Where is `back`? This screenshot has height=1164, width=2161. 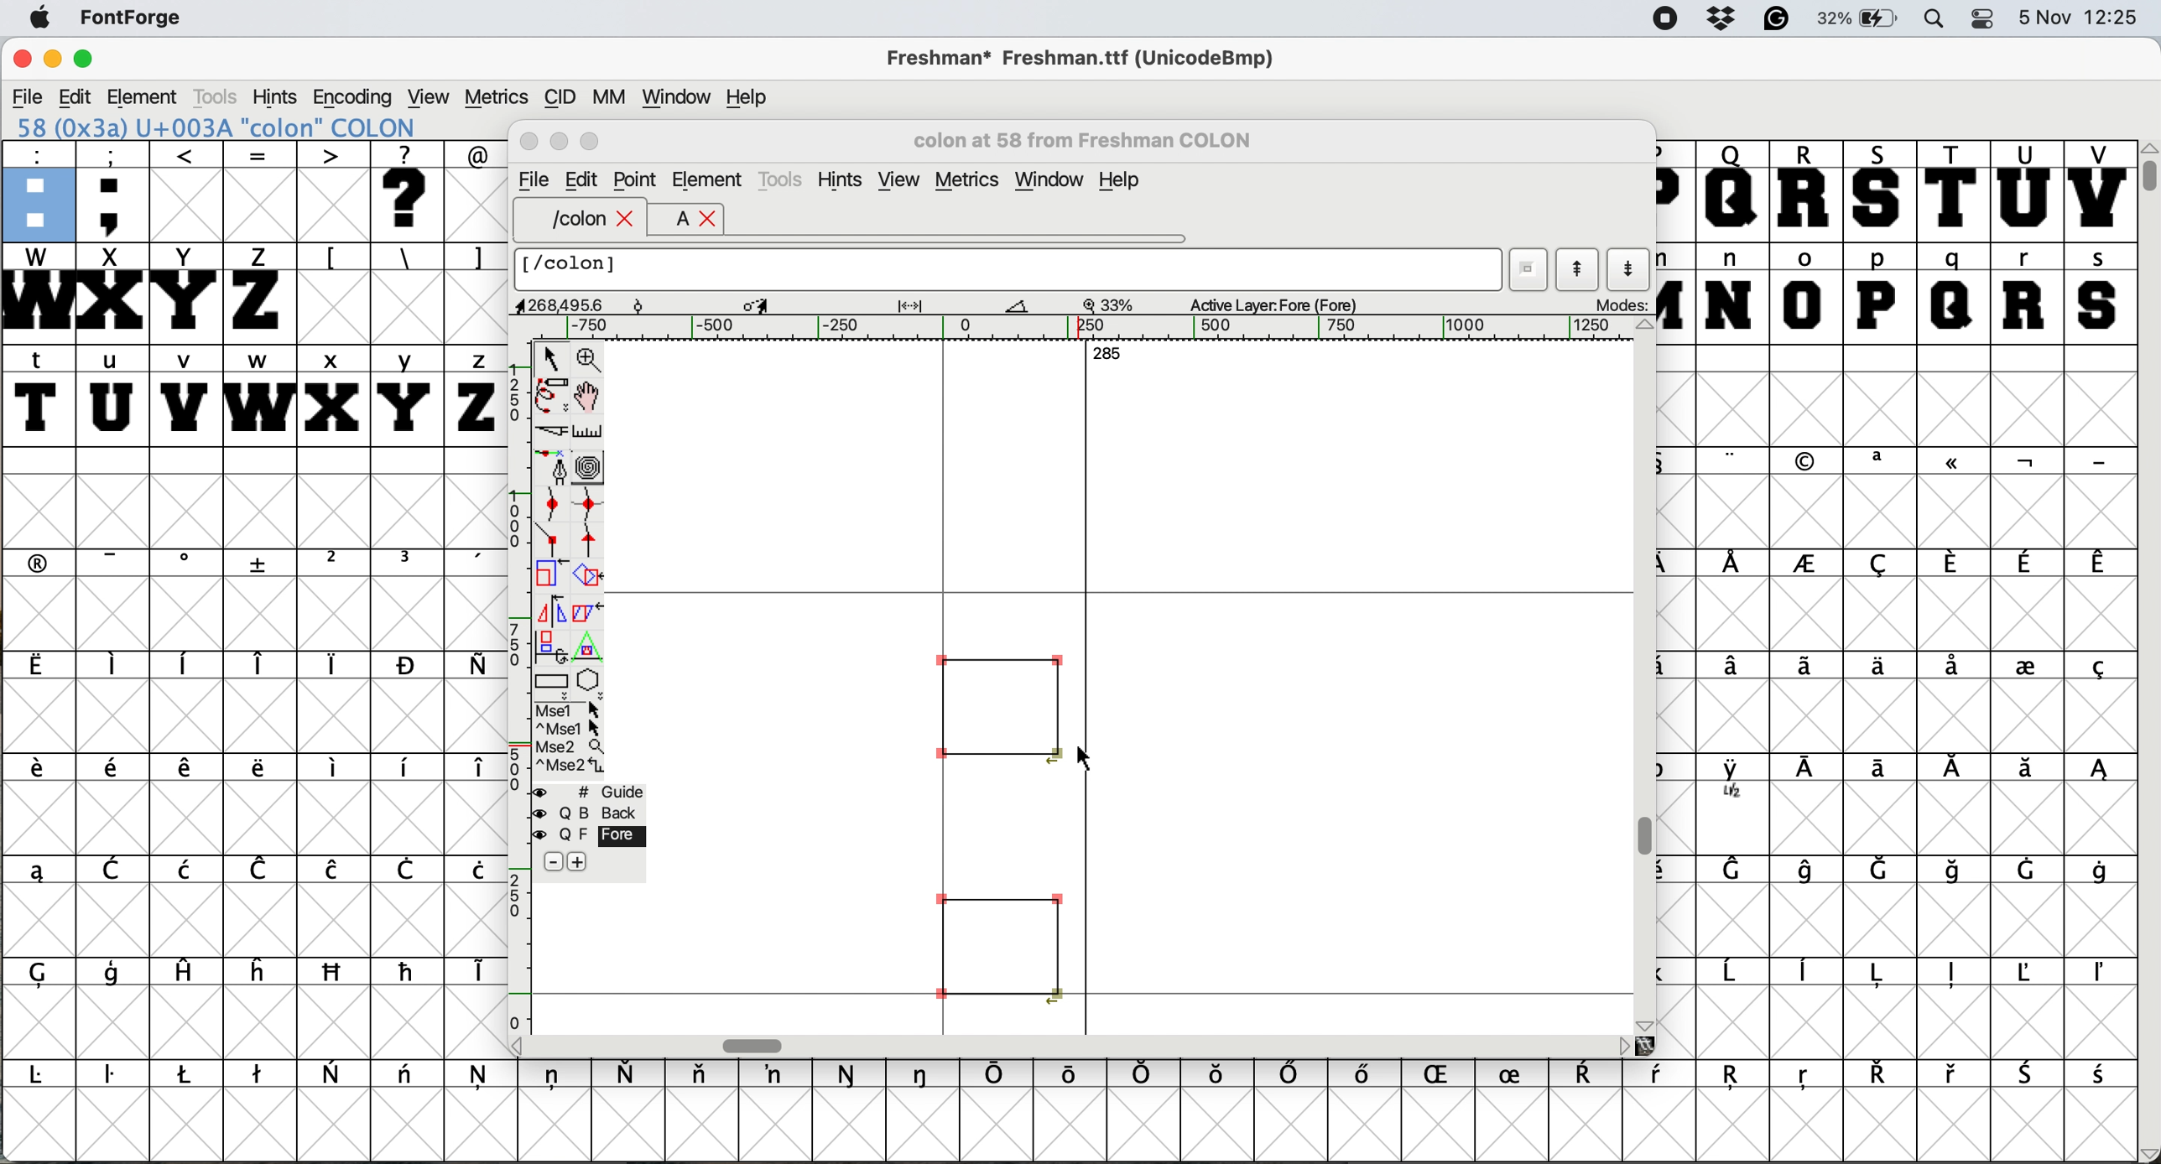
back is located at coordinates (585, 810).